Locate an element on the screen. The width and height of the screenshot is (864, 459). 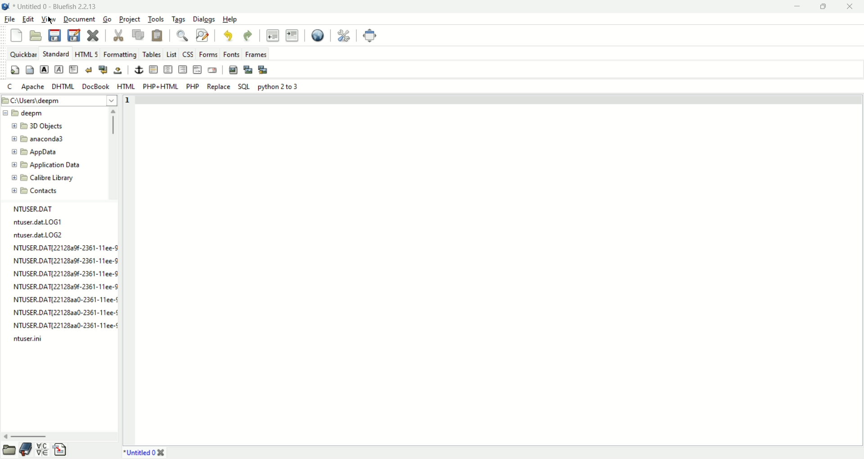
document name is located at coordinates (58, 5).